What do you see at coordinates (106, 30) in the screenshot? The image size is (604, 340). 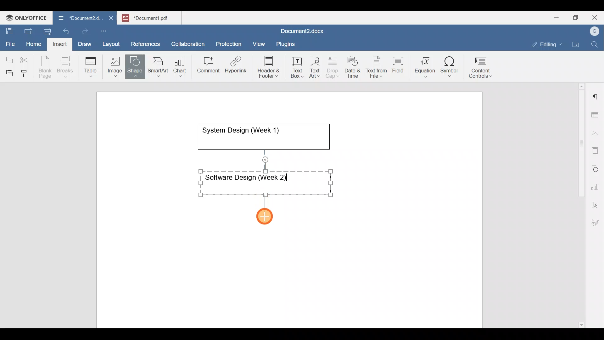 I see `Customize quick access toolbar` at bounding box center [106, 30].